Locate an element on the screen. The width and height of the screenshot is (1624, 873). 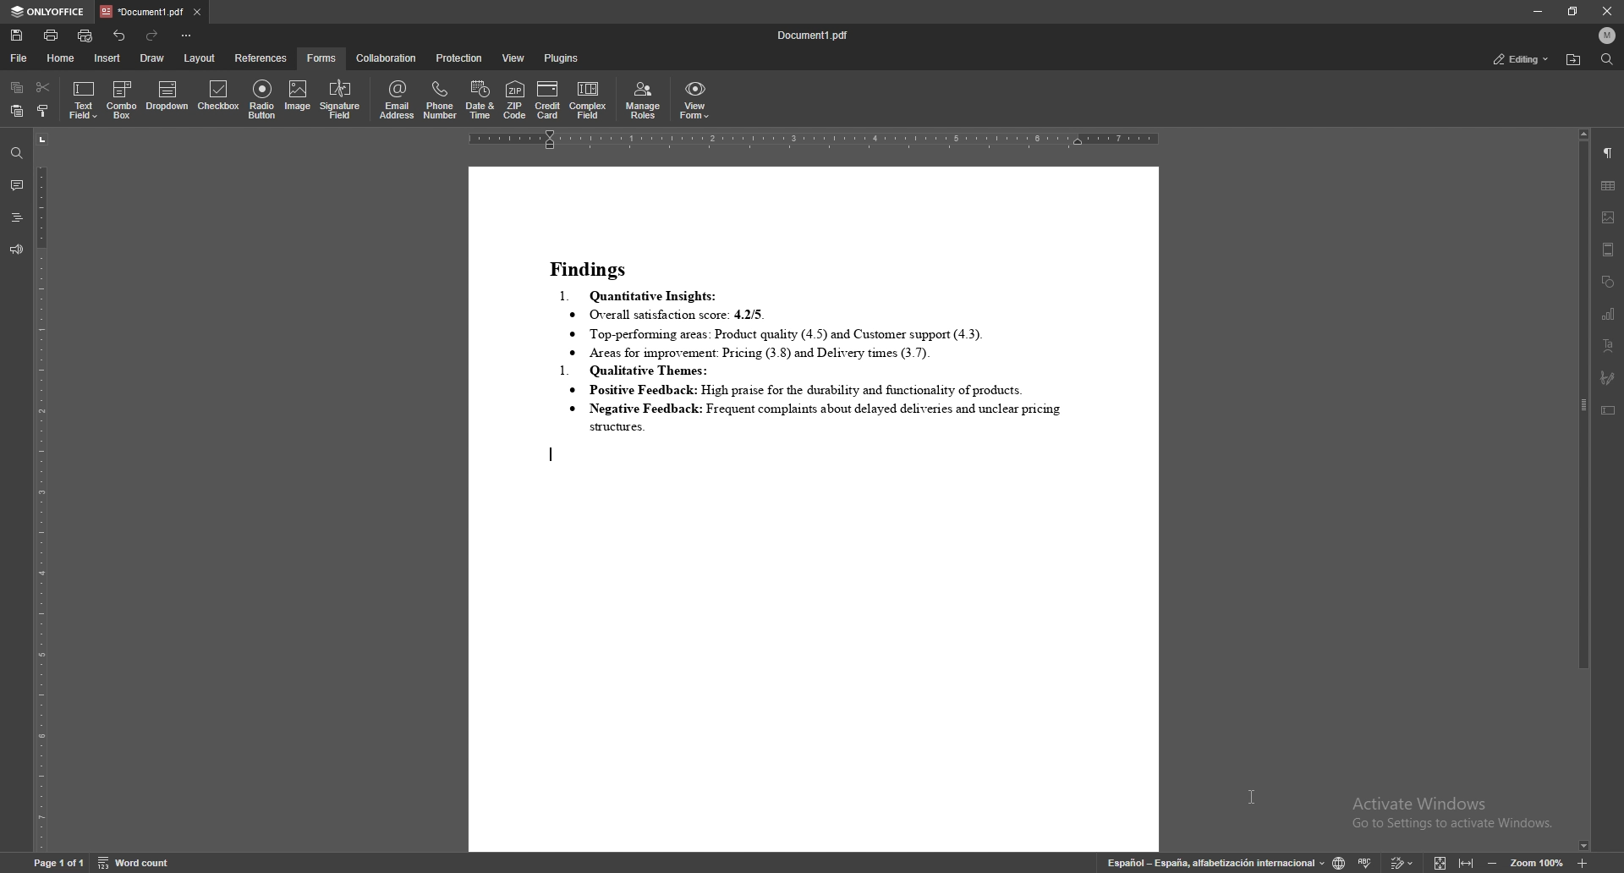
protection is located at coordinates (458, 58).